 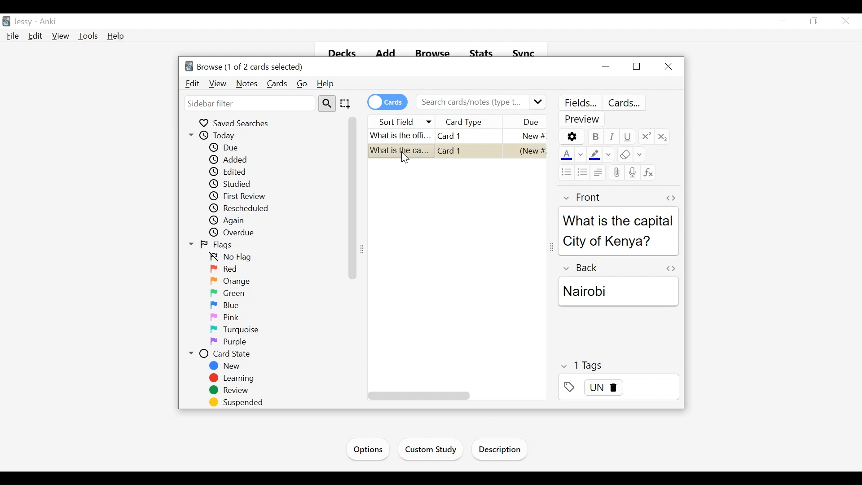 I want to click on Text Coloe, so click(x=565, y=155).